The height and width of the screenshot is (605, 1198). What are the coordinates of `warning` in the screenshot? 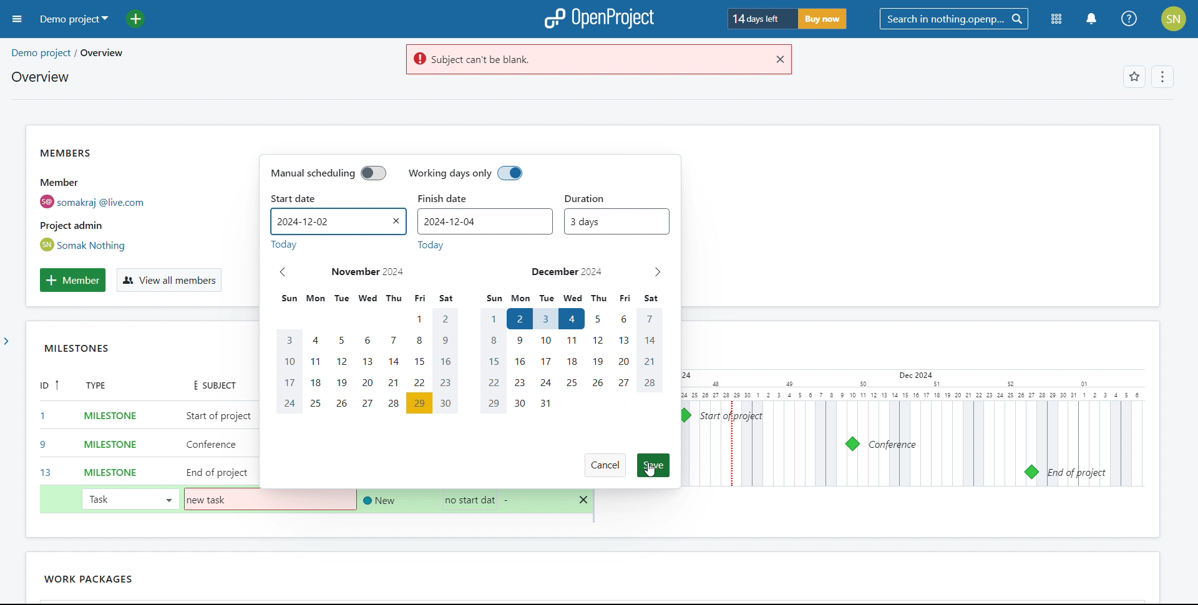 It's located at (583, 60).